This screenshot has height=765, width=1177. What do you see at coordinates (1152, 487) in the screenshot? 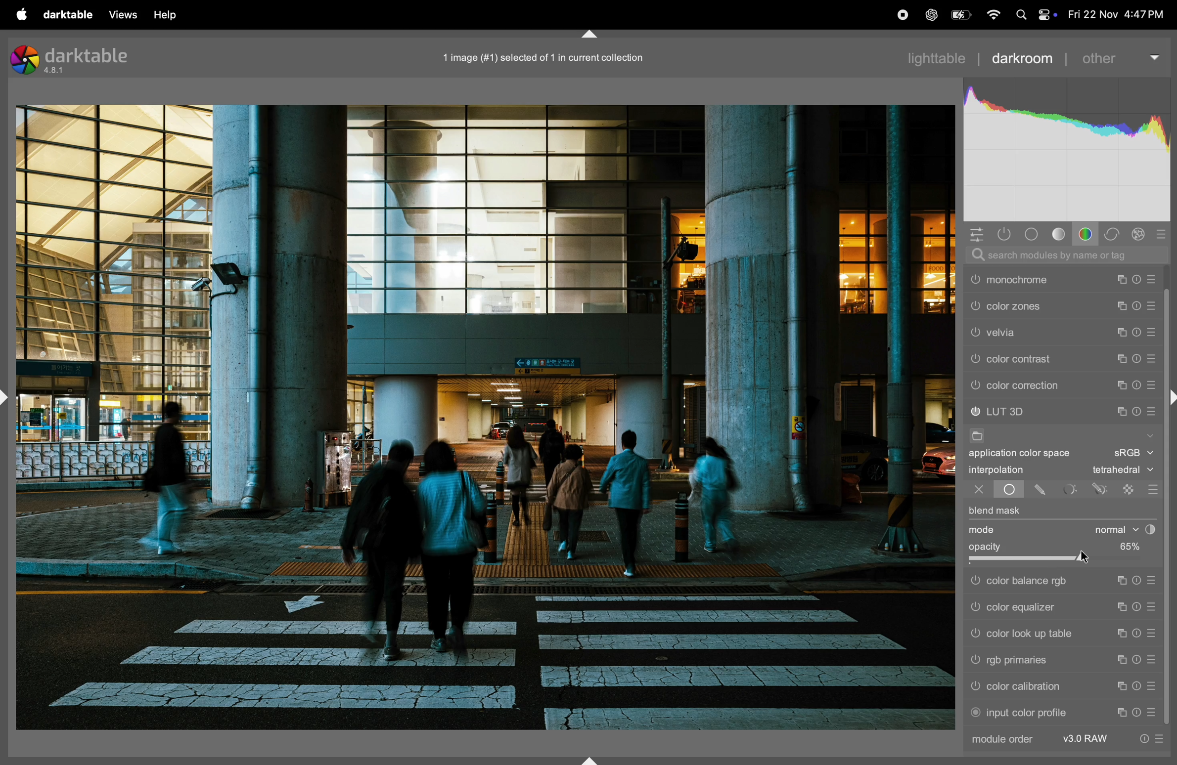
I see `blending options` at bounding box center [1152, 487].